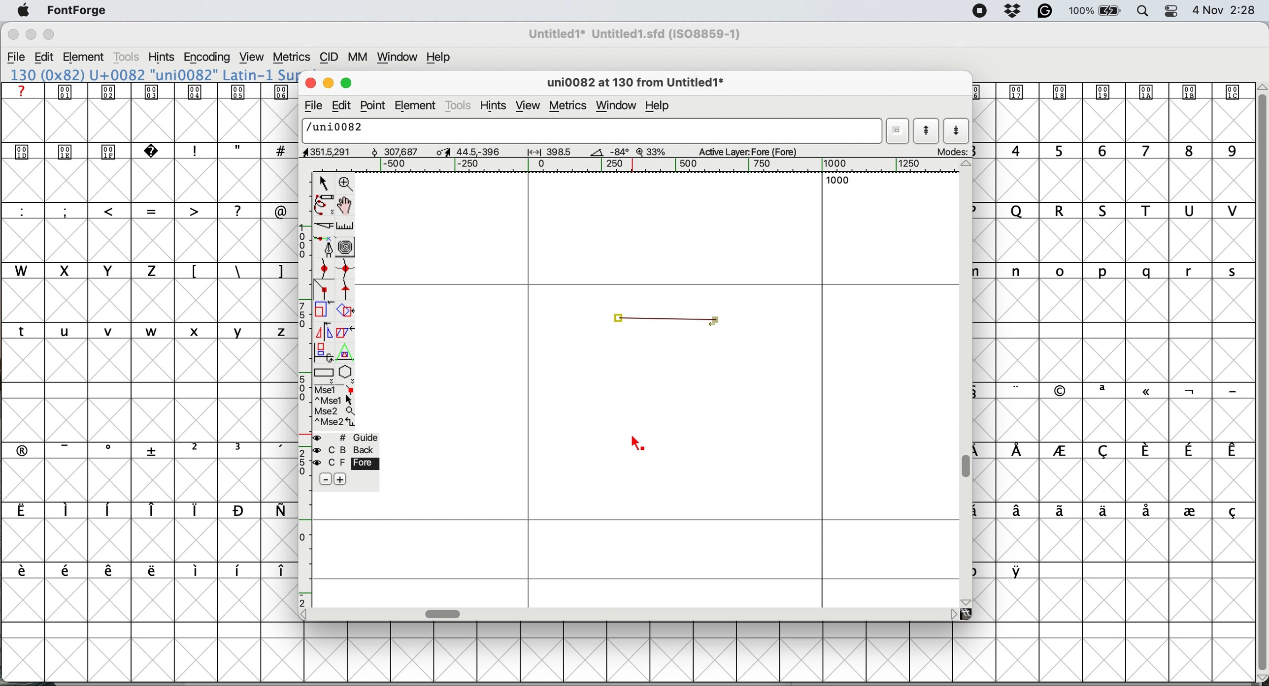  Describe the element at coordinates (346, 312) in the screenshot. I see `rotate the selection` at that location.